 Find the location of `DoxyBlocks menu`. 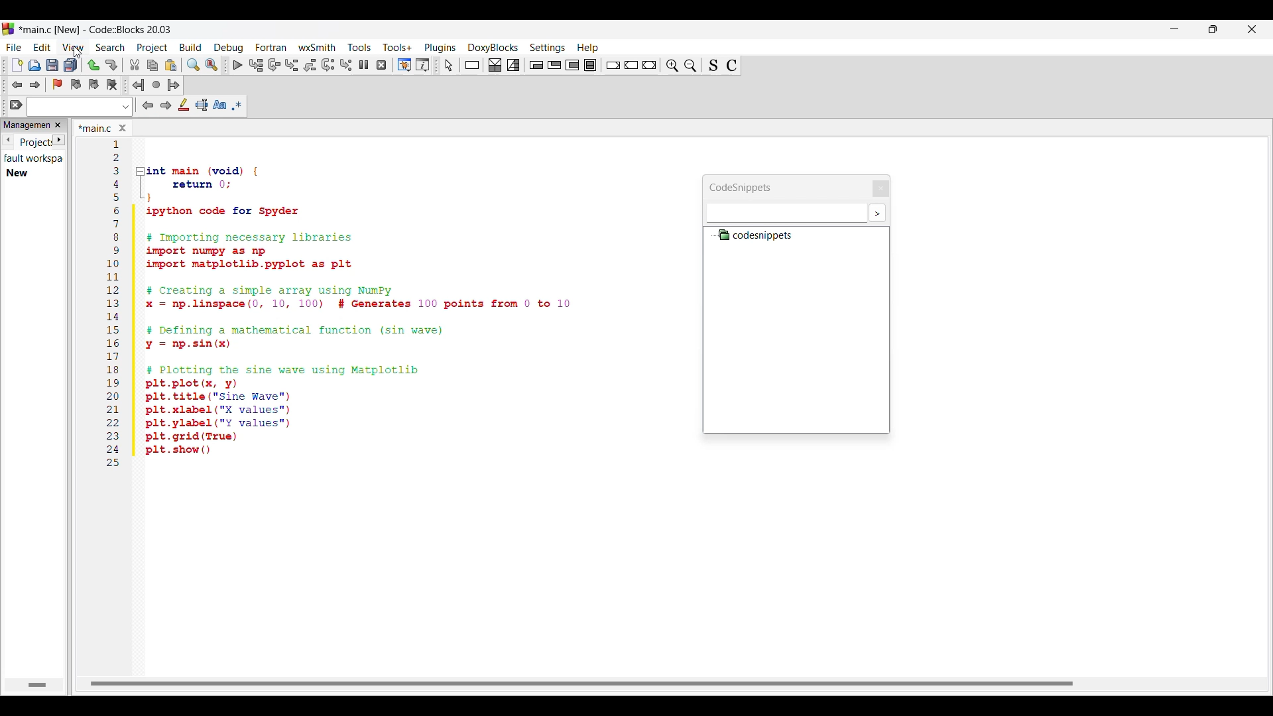

DoxyBlocks menu is located at coordinates (493, 48).